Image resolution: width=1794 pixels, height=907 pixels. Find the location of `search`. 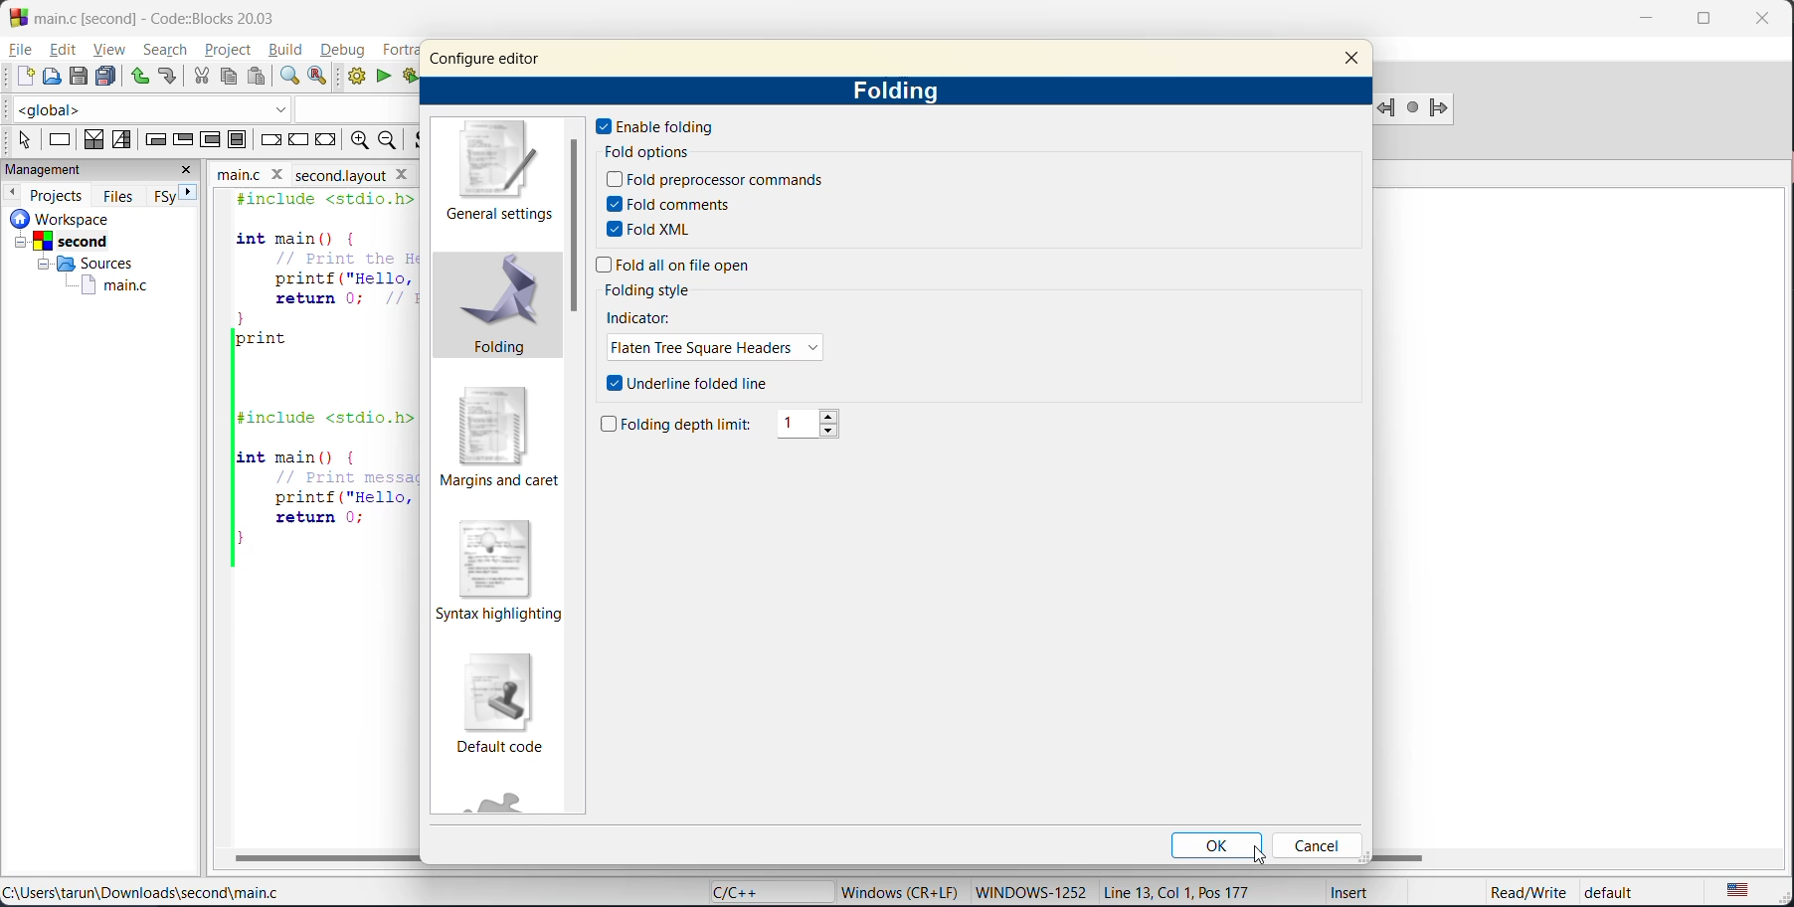

search is located at coordinates (166, 52).